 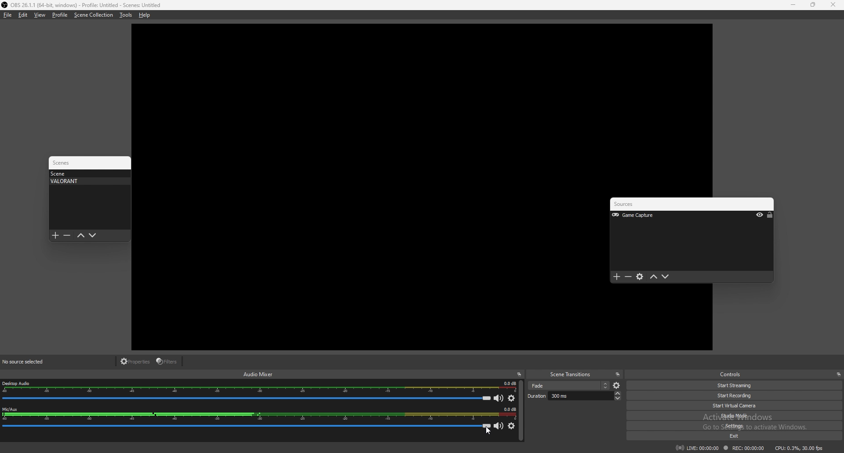 What do you see at coordinates (793, 5) in the screenshot?
I see `minimize` at bounding box center [793, 5].